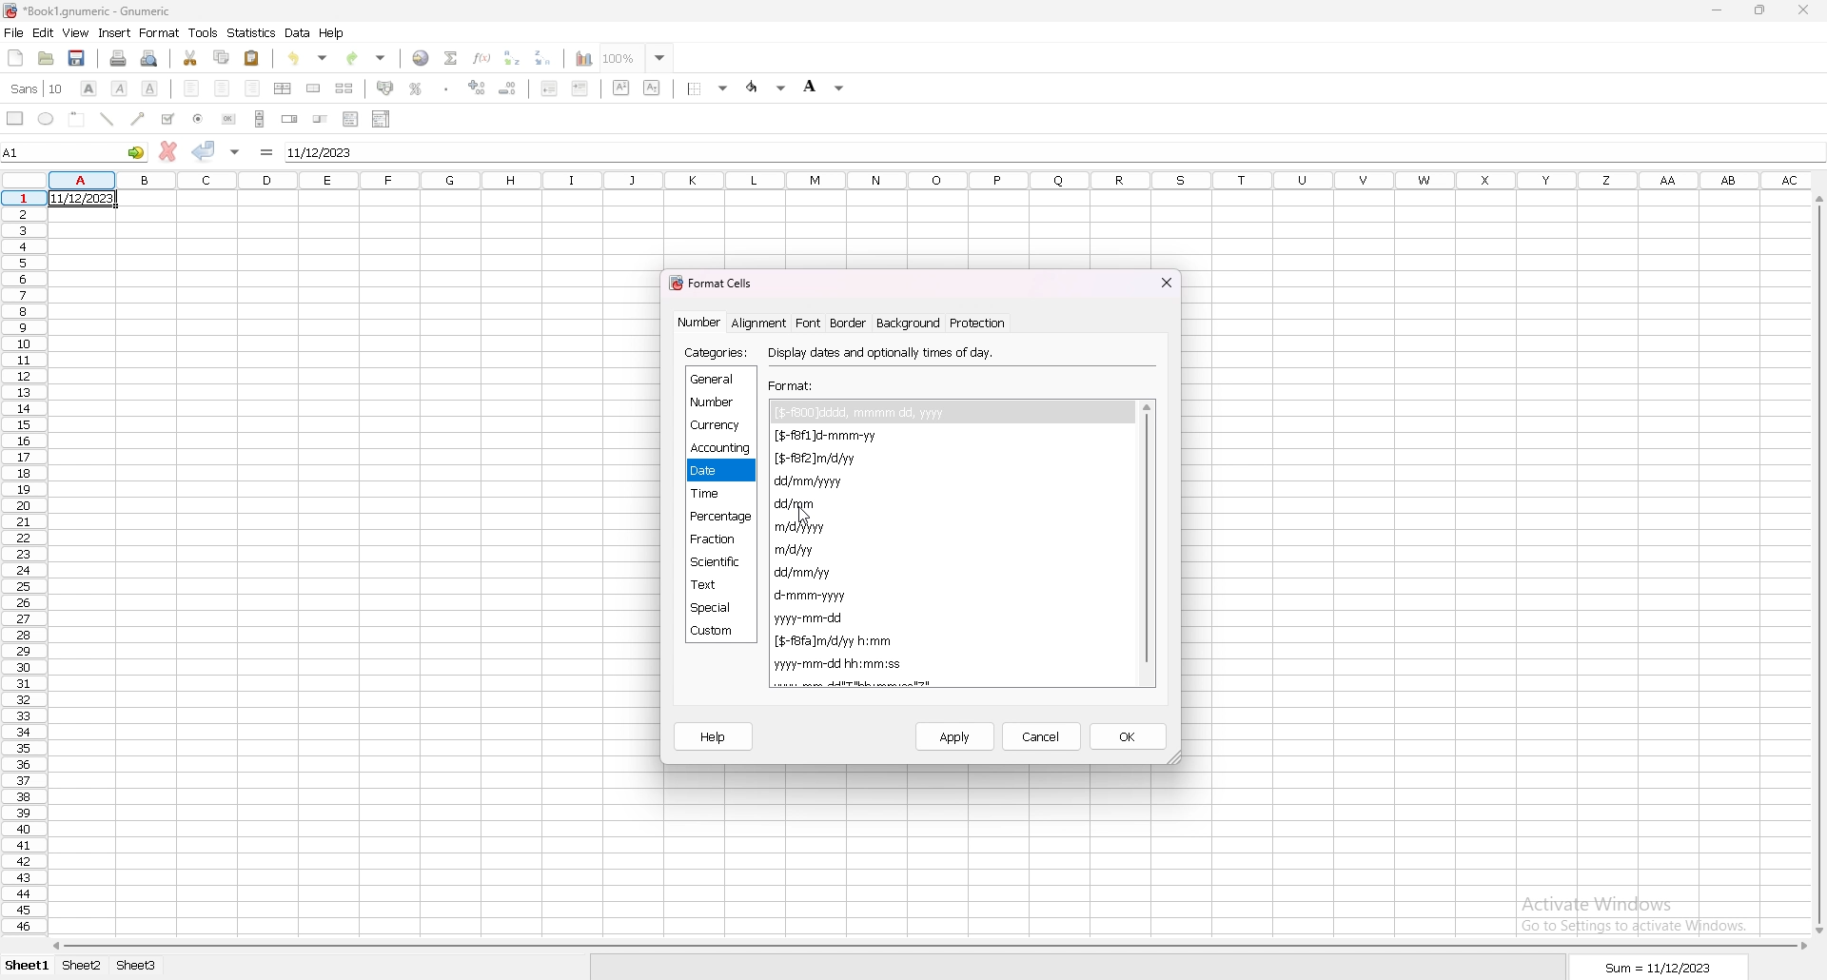 This screenshot has height=980, width=1827. What do you see at coordinates (115, 33) in the screenshot?
I see `insert` at bounding box center [115, 33].